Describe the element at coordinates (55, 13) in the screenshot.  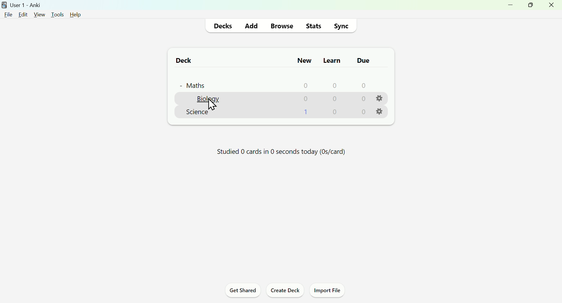
I see `Tools` at that location.